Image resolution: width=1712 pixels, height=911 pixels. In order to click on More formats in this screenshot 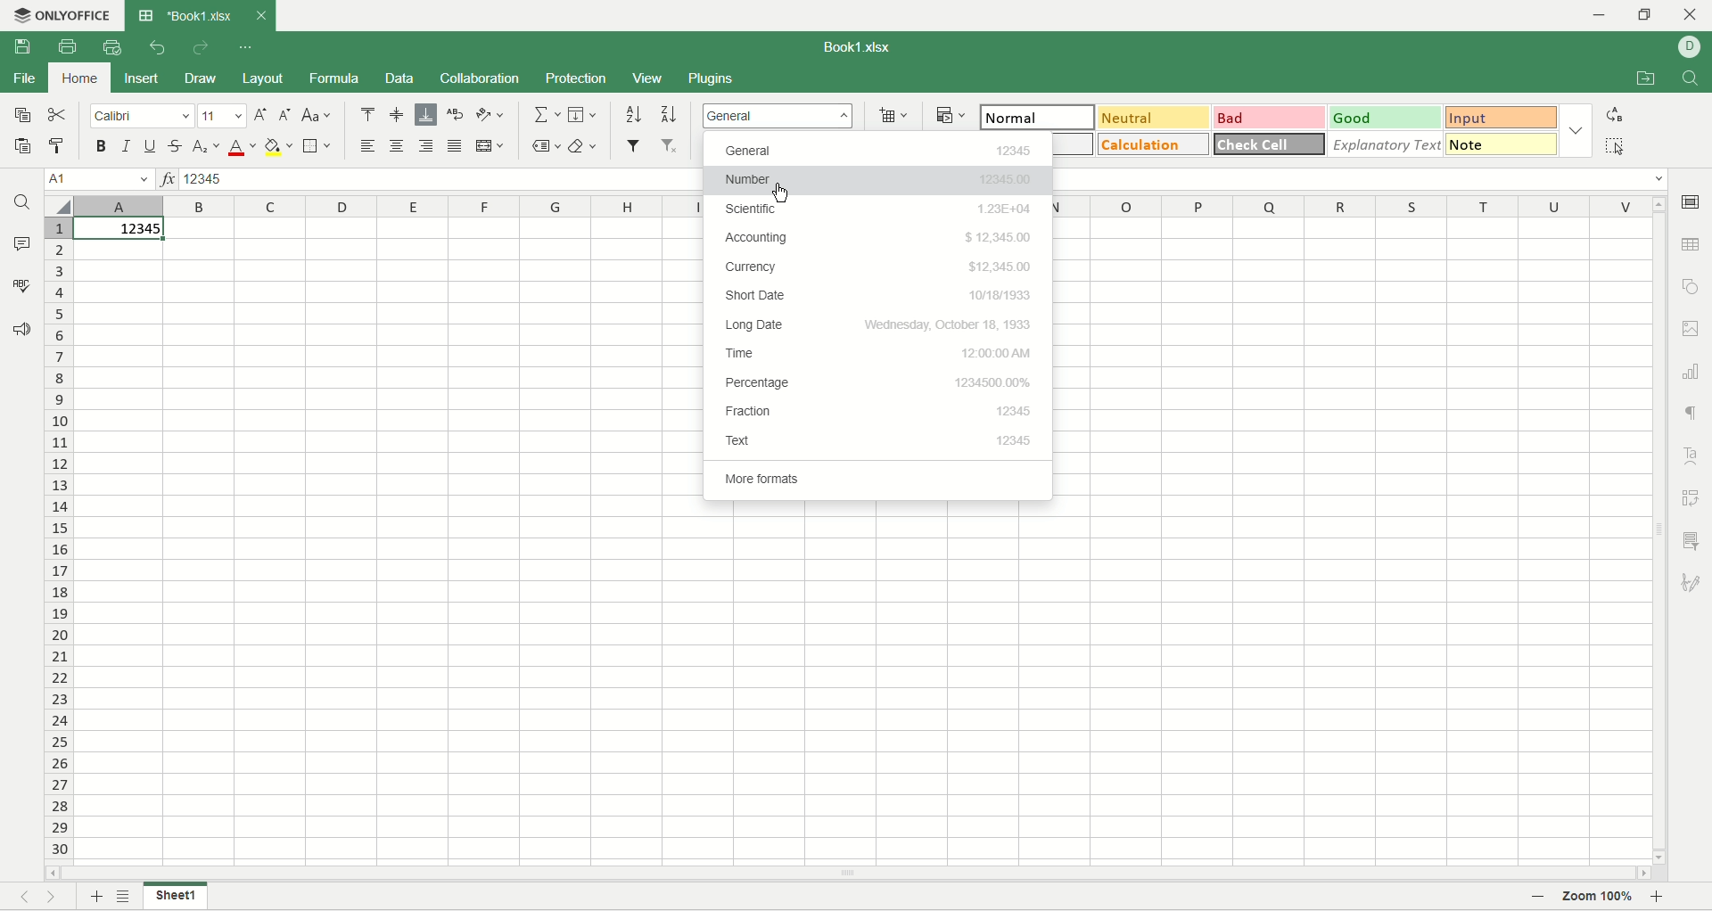, I will do `click(795, 477)`.